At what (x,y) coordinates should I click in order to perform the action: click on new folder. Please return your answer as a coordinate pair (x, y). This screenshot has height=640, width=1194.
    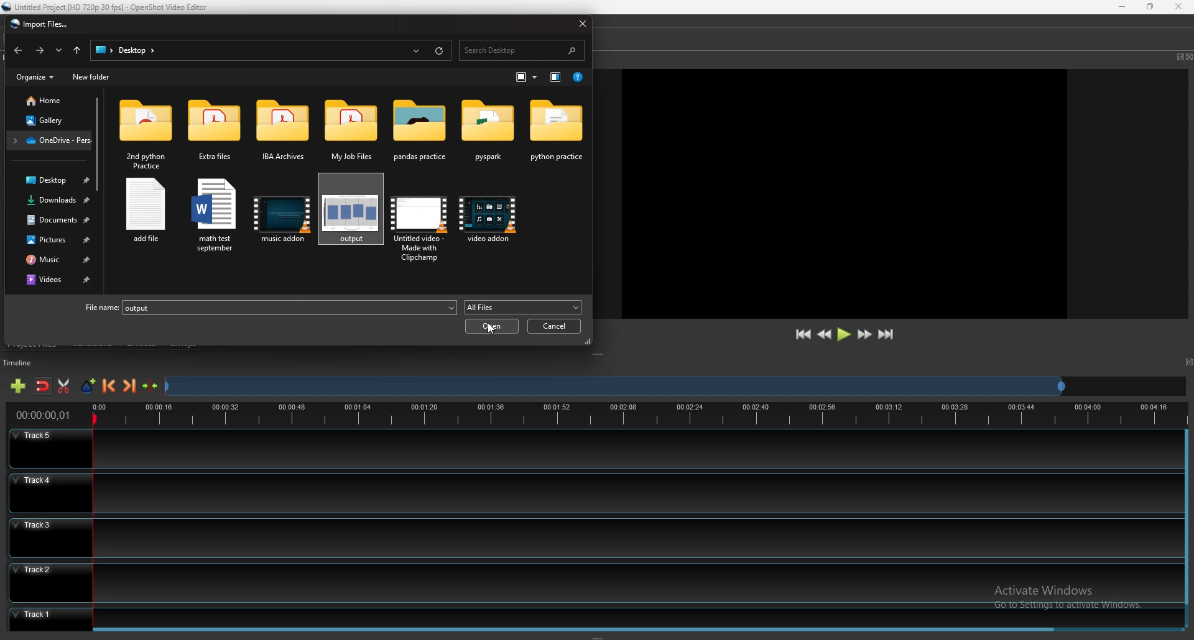
    Looking at the image, I should click on (92, 77).